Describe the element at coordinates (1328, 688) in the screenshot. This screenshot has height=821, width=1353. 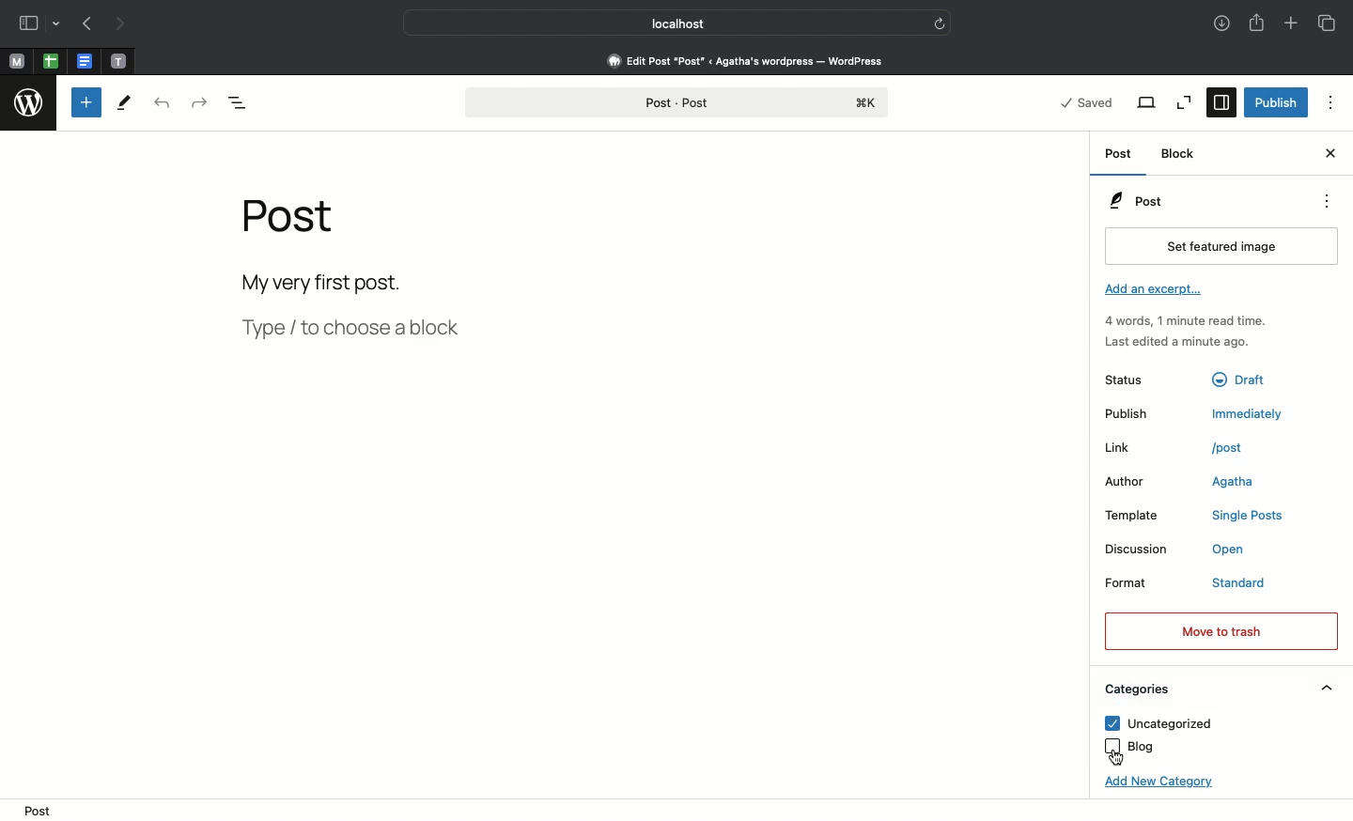
I see `Hide` at that location.